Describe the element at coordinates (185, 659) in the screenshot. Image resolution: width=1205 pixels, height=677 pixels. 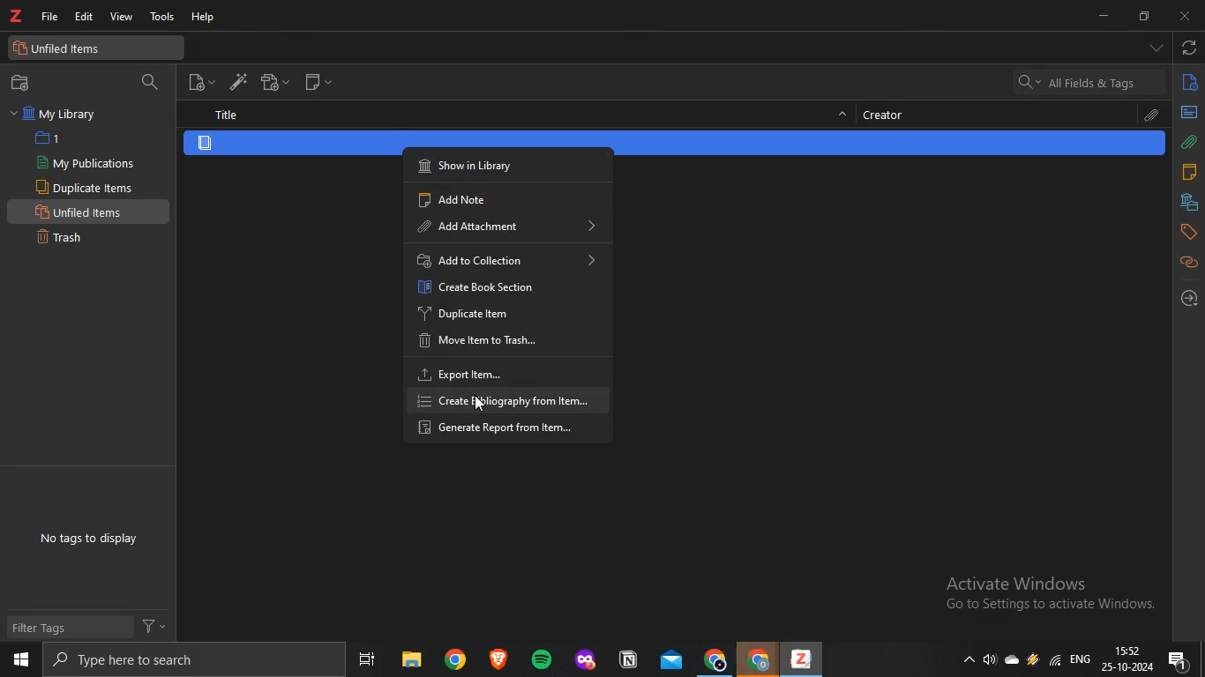
I see `search` at that location.